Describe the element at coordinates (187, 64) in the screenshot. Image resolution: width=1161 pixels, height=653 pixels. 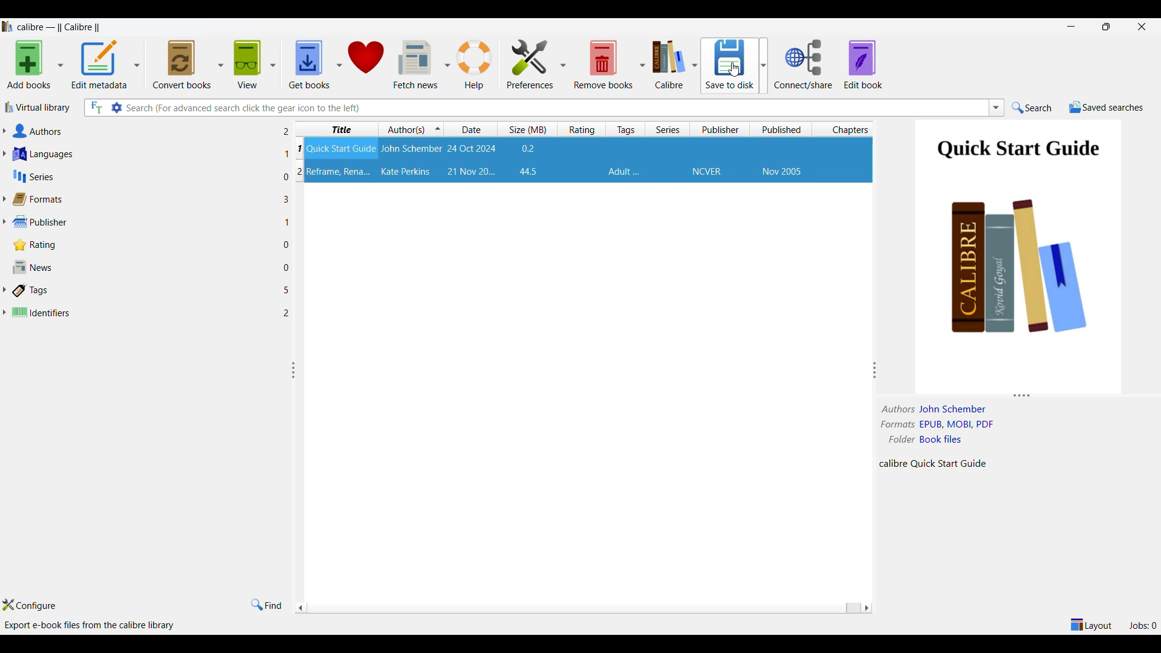
I see `Convert book options ` at that location.